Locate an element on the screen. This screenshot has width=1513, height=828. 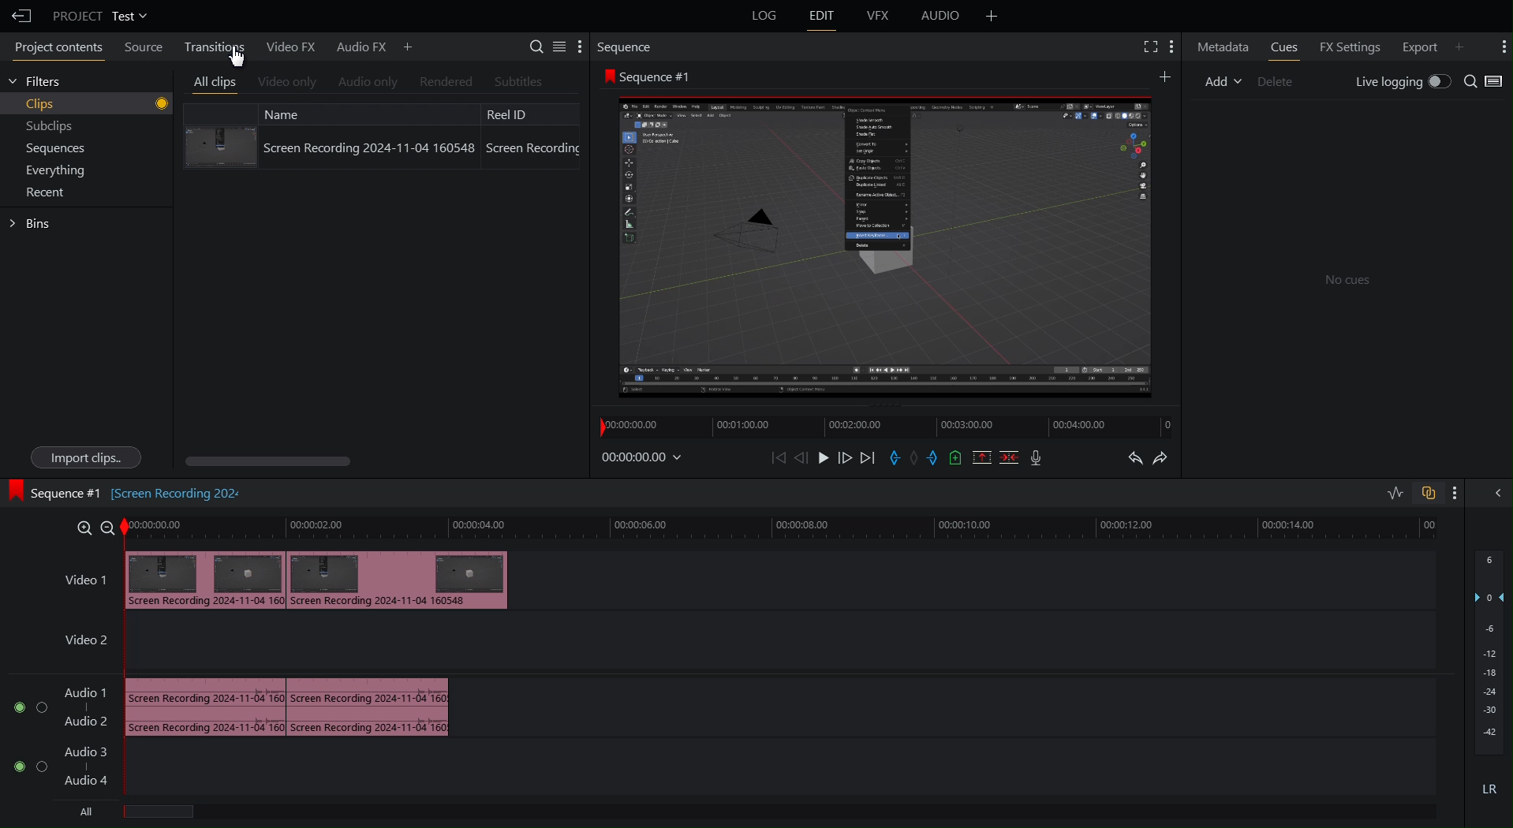
Subtitles is located at coordinates (520, 80).